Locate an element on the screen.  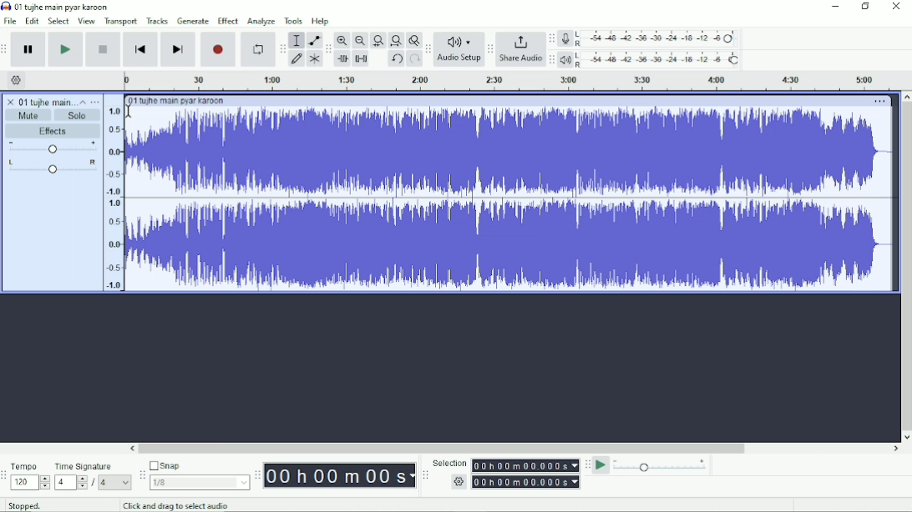
Audacity share audio toolbar is located at coordinates (490, 48).